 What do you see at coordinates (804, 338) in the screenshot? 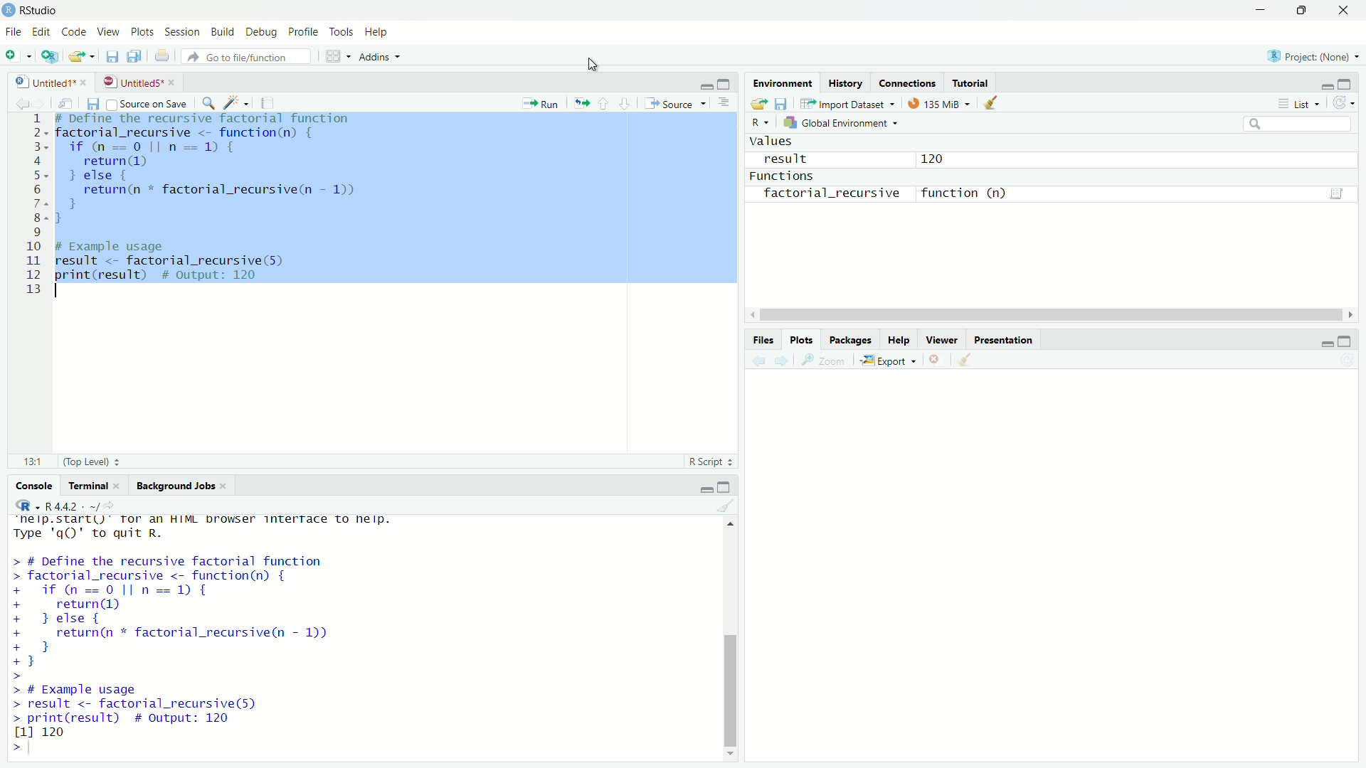
I see `Plots` at bounding box center [804, 338].